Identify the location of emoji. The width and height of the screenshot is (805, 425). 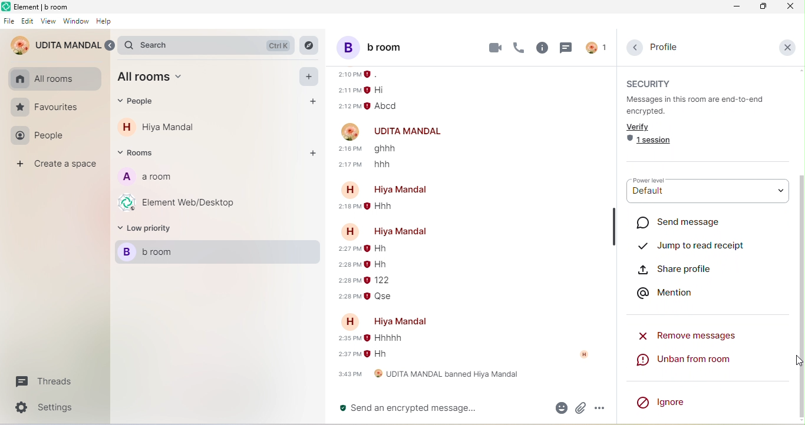
(559, 407).